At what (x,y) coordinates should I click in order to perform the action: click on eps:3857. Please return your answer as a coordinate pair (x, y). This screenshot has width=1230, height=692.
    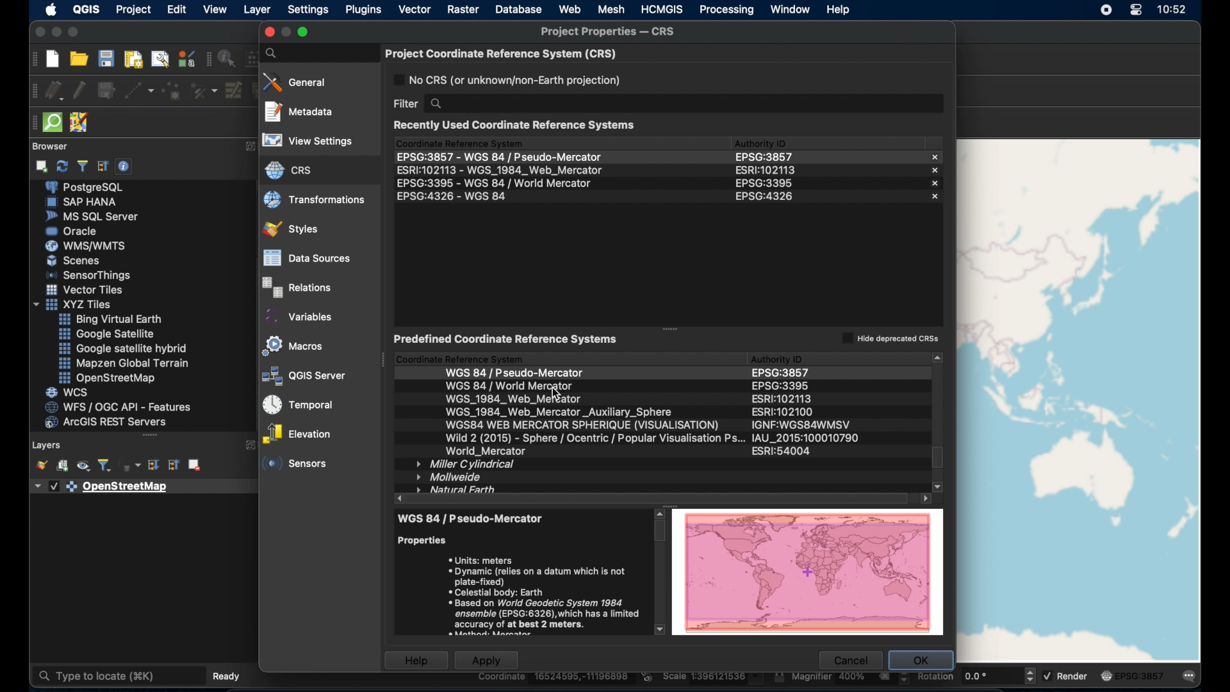
    Looking at the image, I should click on (763, 156).